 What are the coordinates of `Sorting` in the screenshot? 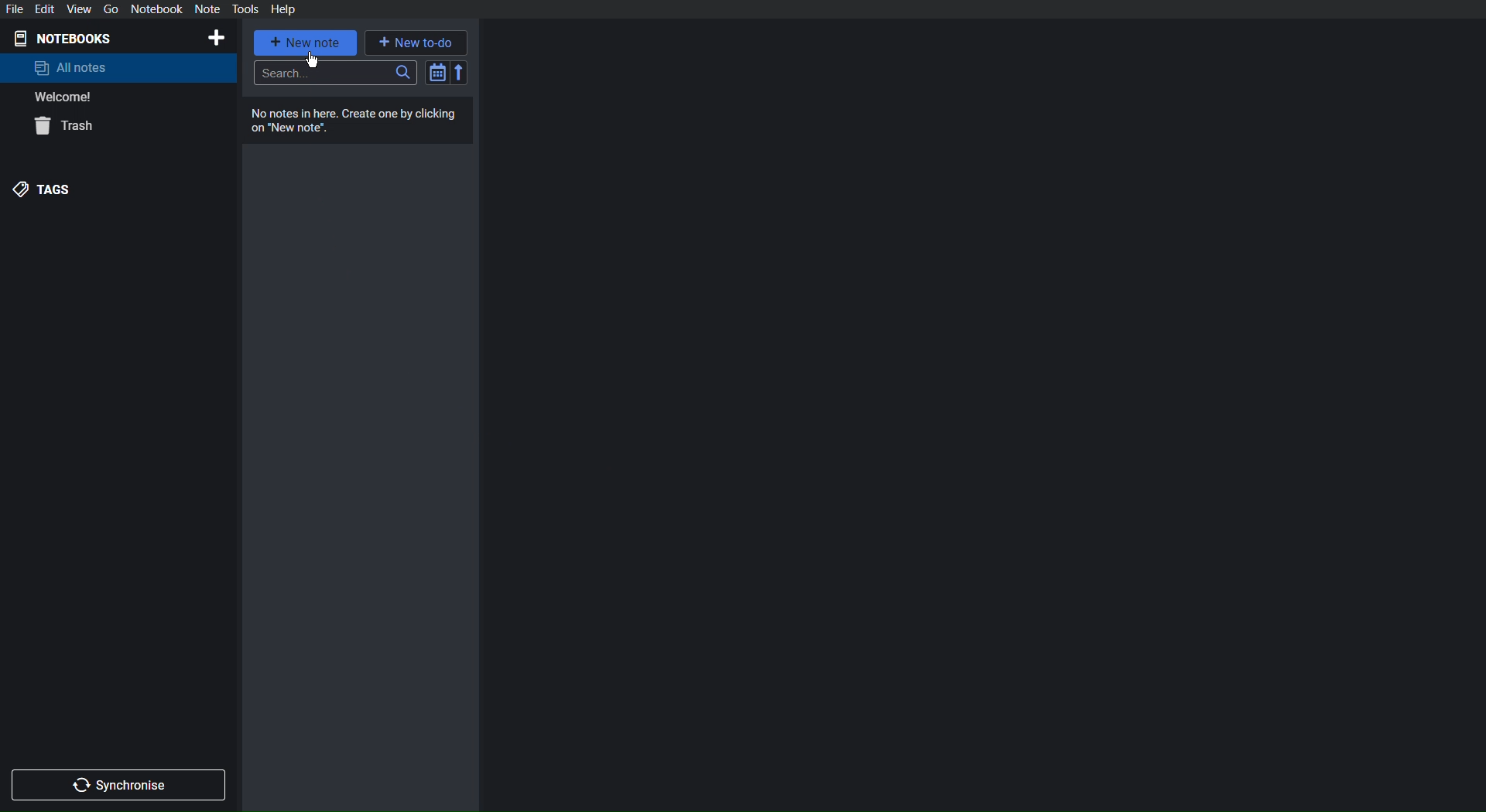 It's located at (447, 72).